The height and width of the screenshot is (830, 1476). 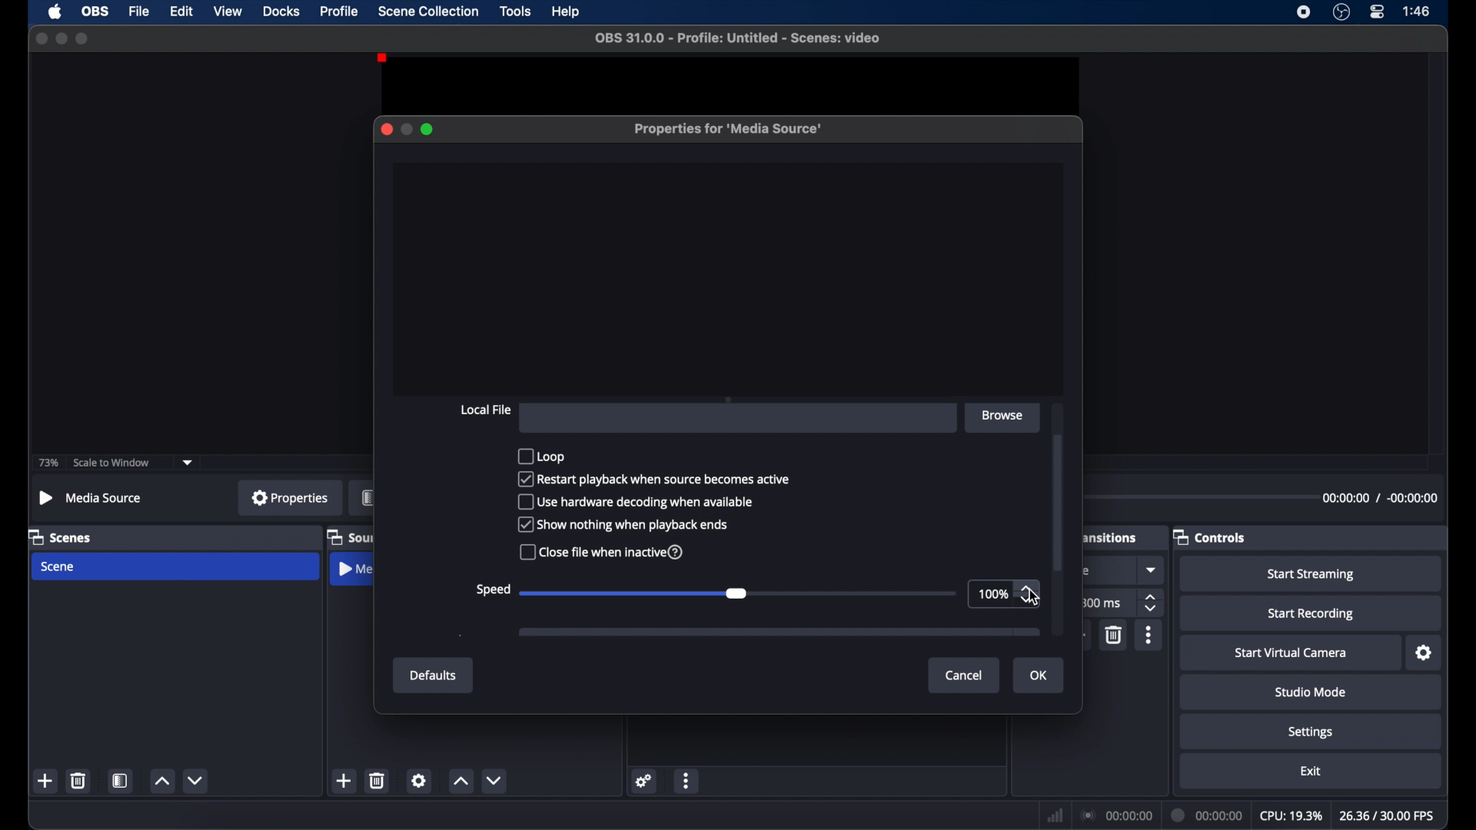 What do you see at coordinates (351, 569) in the screenshot?
I see `obscure label` at bounding box center [351, 569].